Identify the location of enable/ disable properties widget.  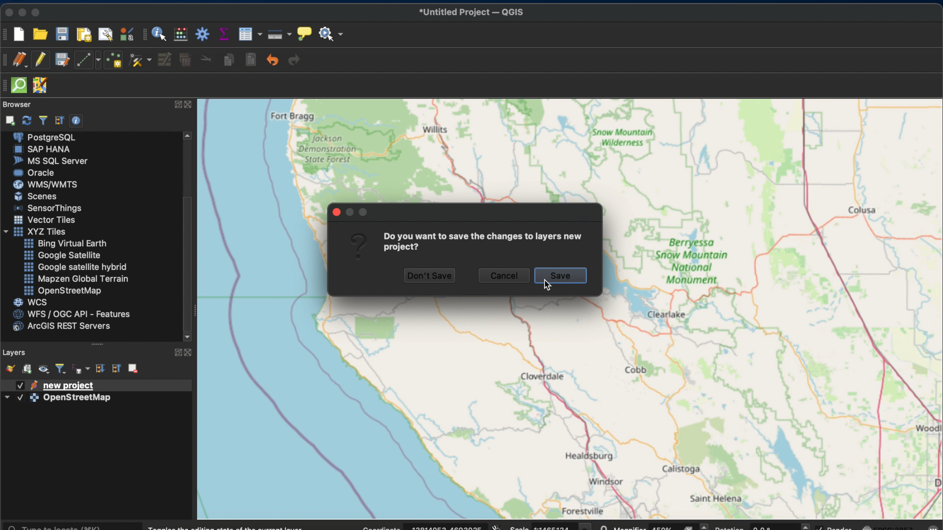
(76, 120).